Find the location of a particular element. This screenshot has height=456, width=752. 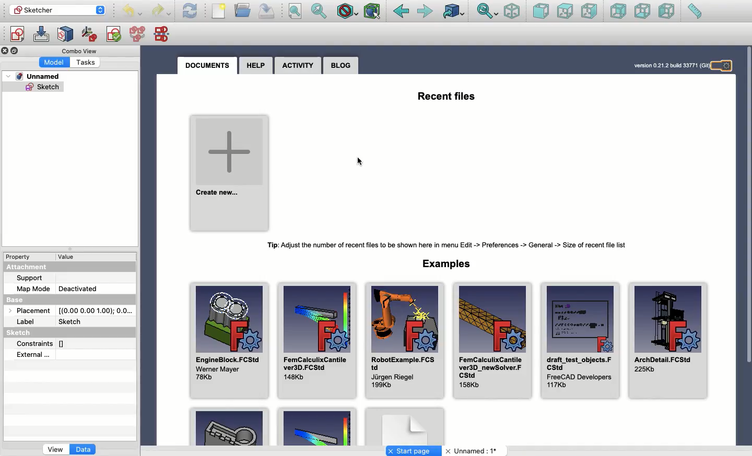

Isometric is located at coordinates (512, 12).